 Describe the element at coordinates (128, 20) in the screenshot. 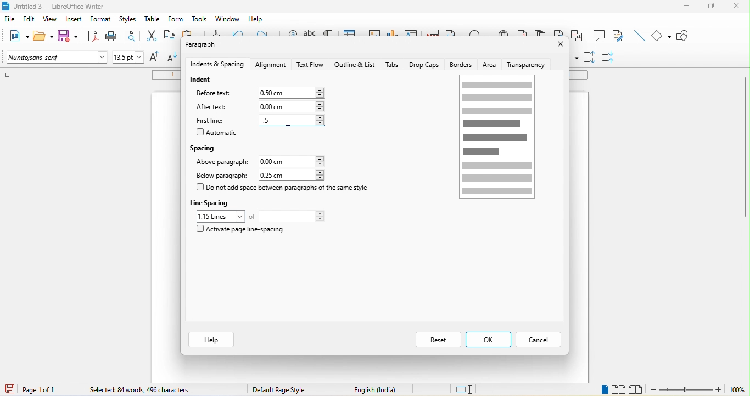

I see `styles` at that location.